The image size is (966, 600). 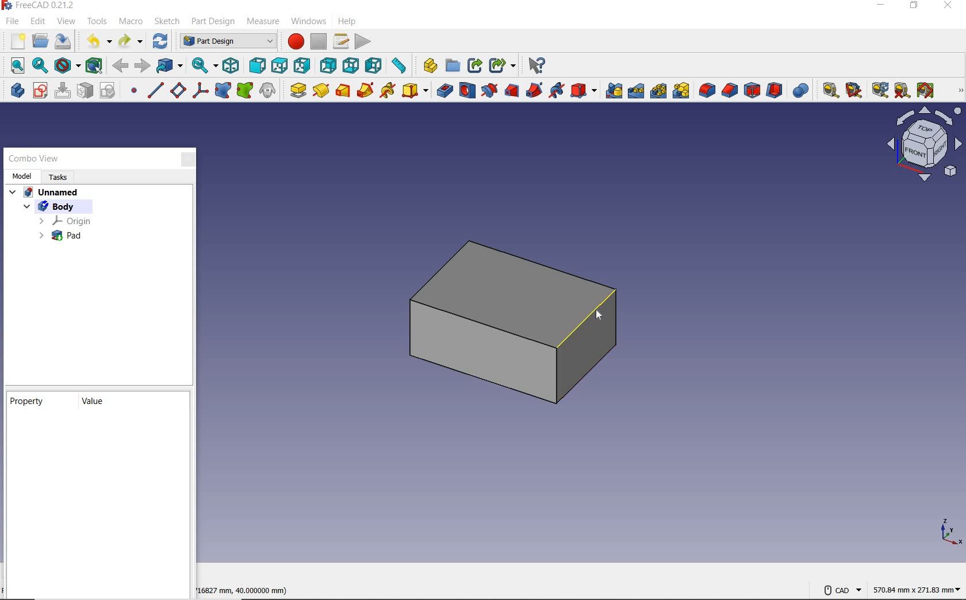 What do you see at coordinates (706, 90) in the screenshot?
I see `fillet` at bounding box center [706, 90].